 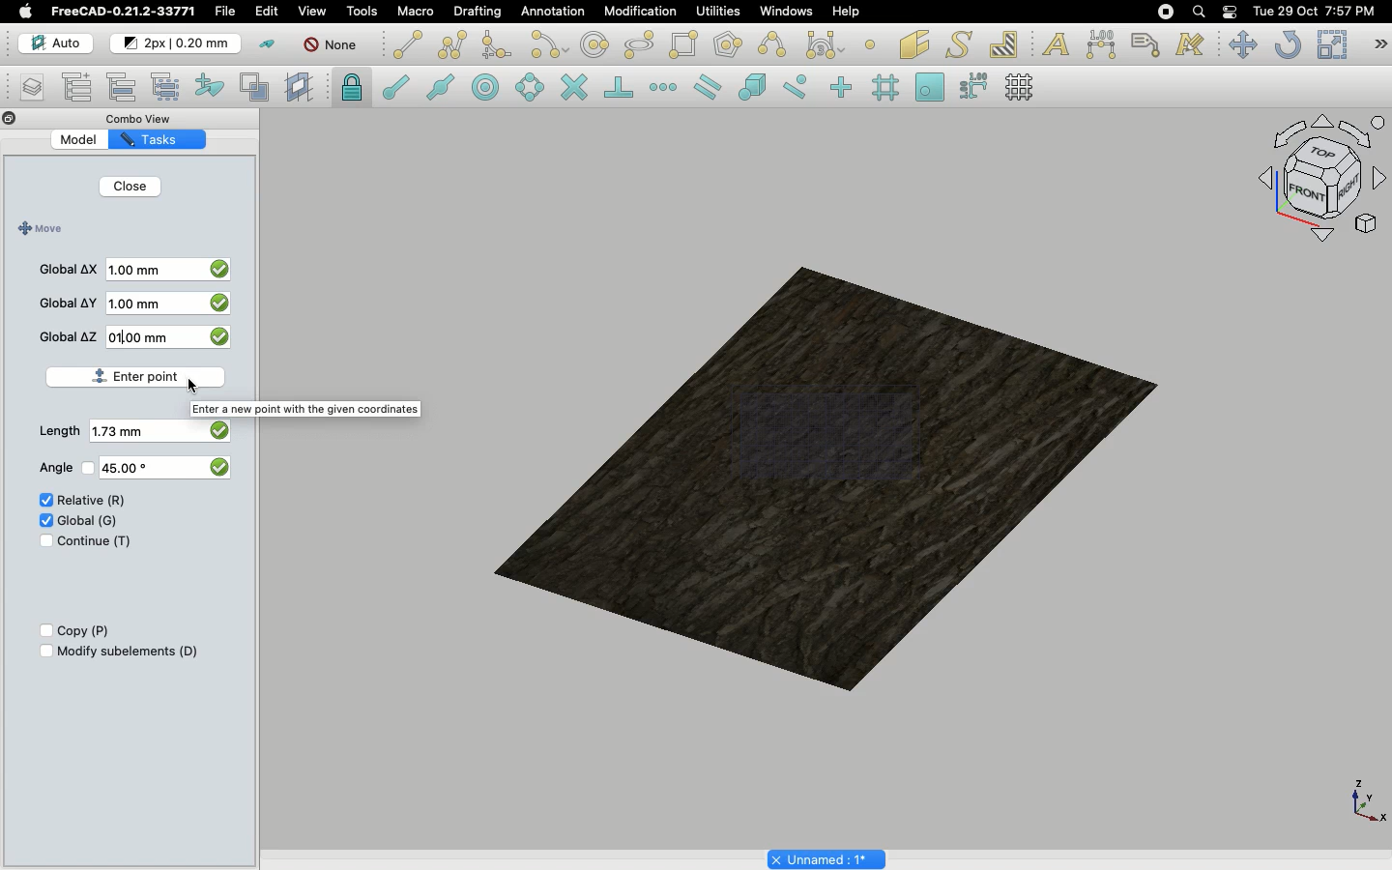 I want to click on Line, so click(x=408, y=44).